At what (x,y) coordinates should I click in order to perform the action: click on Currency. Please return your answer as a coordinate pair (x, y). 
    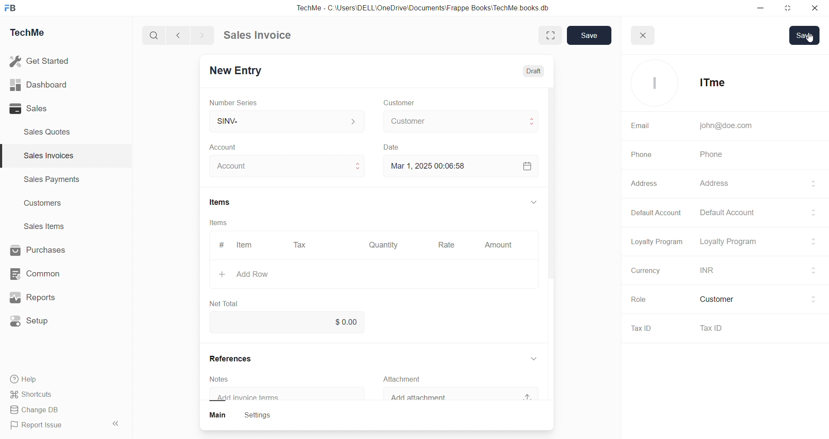
    Looking at the image, I should click on (645, 272).